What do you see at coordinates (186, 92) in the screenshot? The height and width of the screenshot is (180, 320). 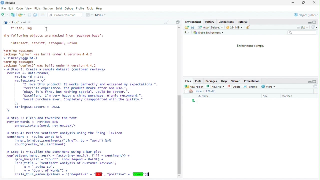 I see `Checkbox` at bounding box center [186, 92].